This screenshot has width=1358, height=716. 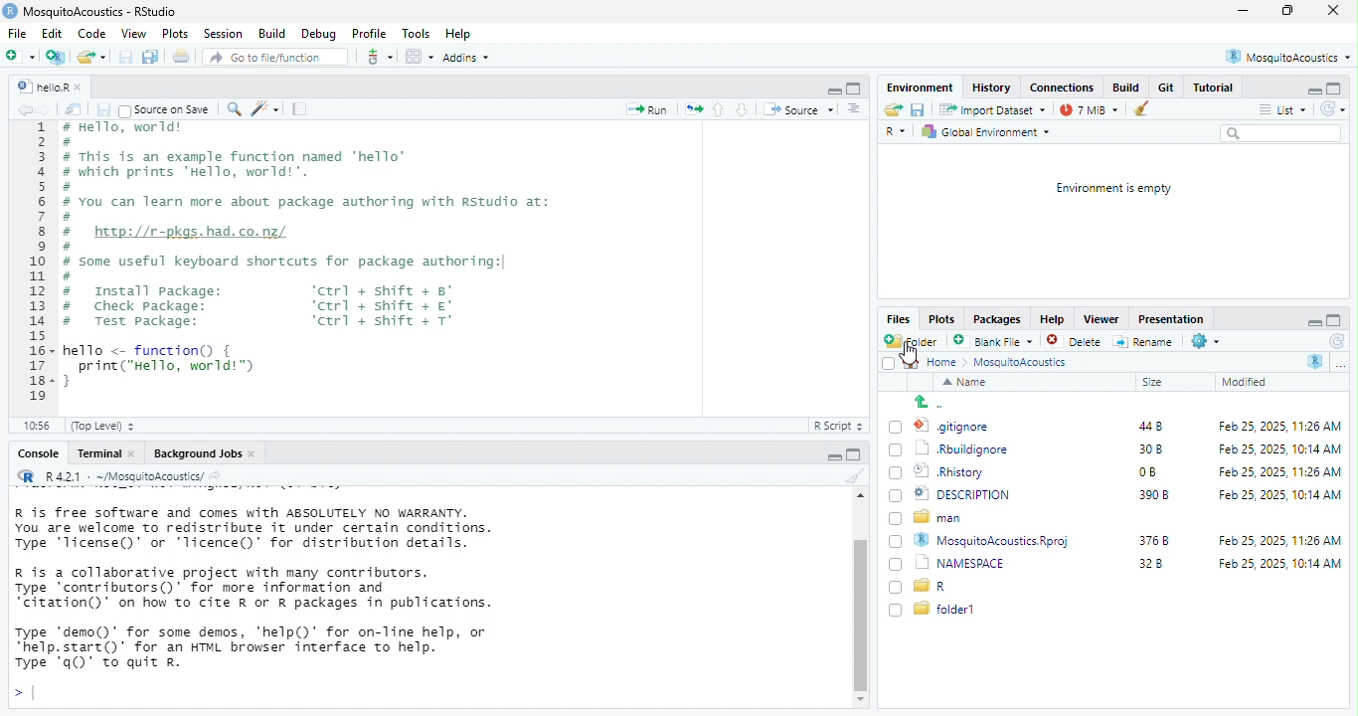 I want to click on hide r script, so click(x=1312, y=320).